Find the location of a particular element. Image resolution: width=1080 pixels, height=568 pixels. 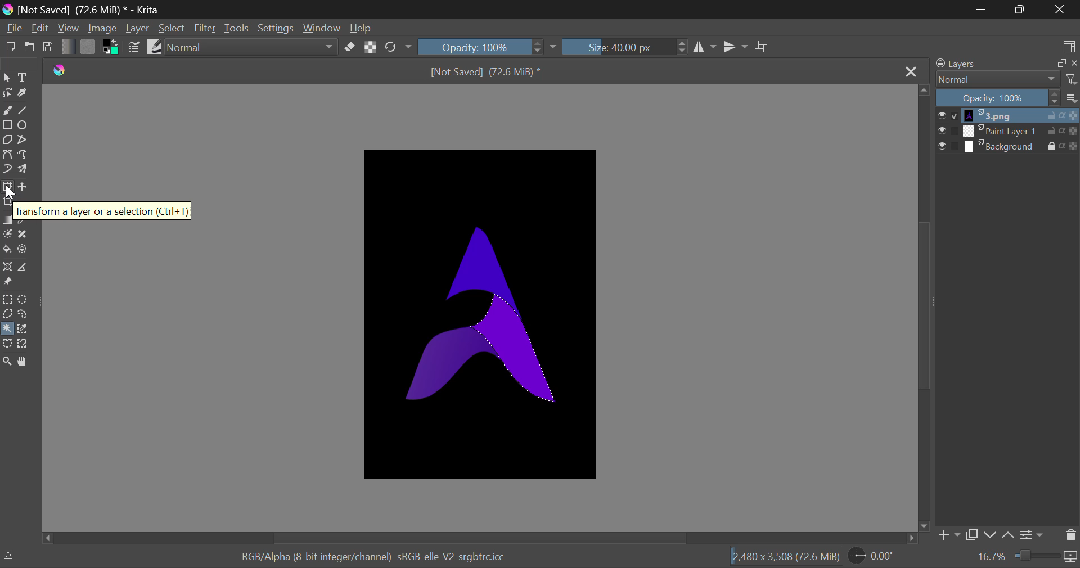

Brush Presets is located at coordinates (154, 47).